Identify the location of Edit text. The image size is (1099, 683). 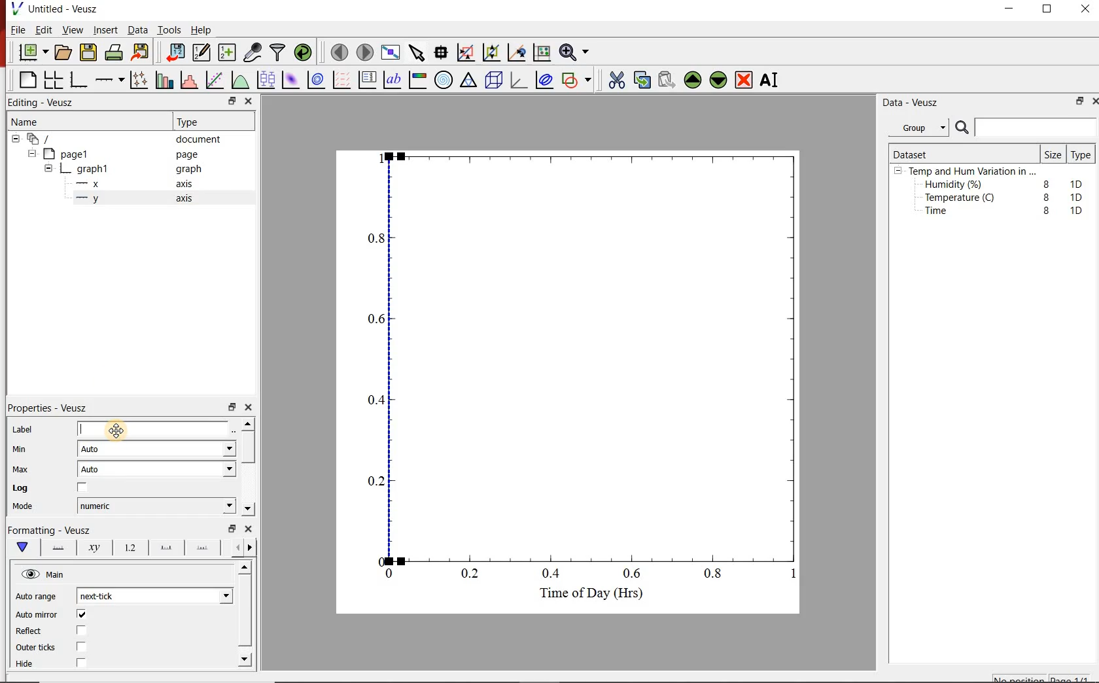
(236, 429).